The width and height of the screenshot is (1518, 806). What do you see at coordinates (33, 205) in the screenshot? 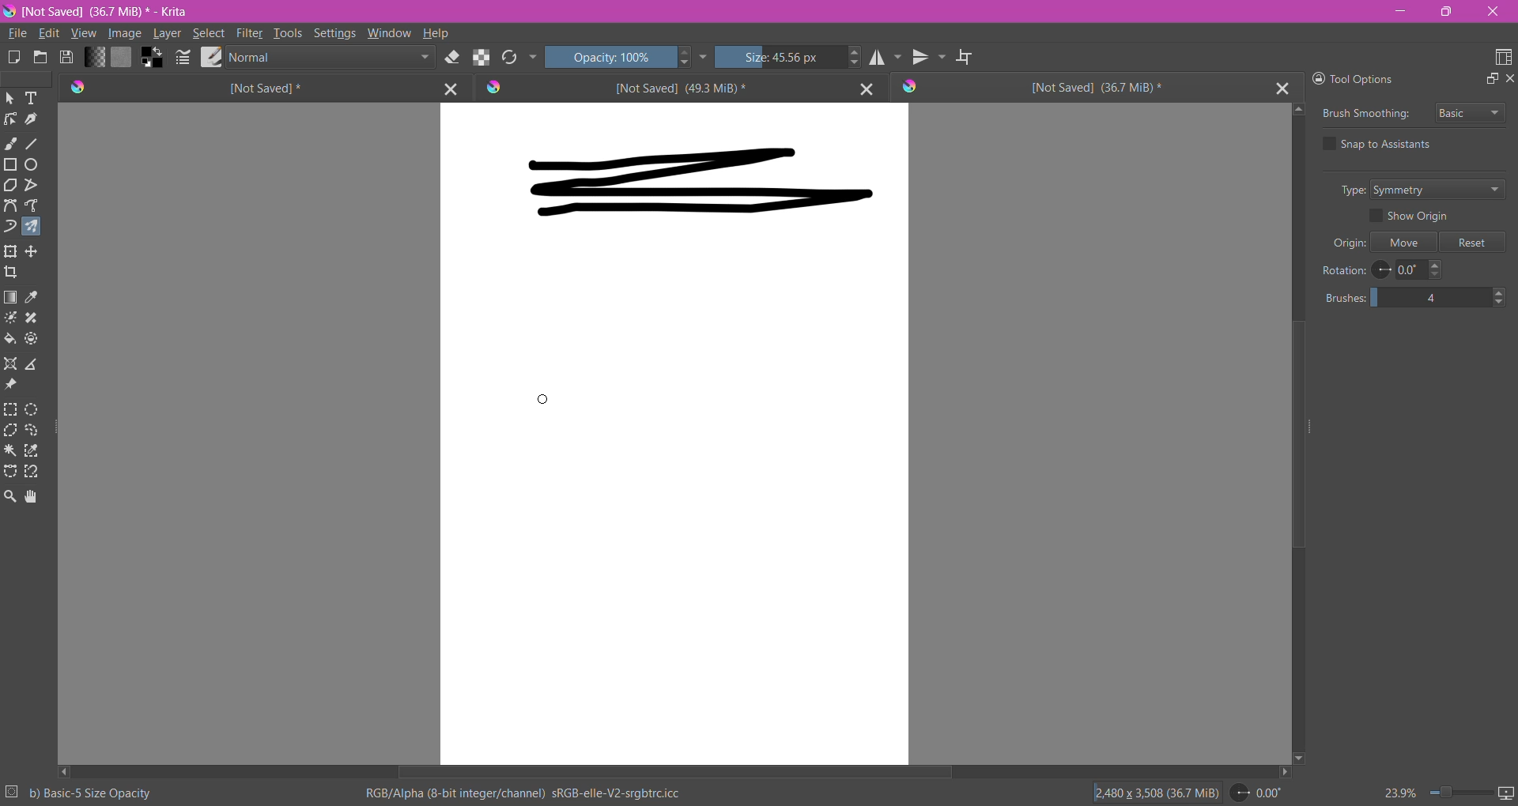
I see `Freehand Path Tool` at bounding box center [33, 205].